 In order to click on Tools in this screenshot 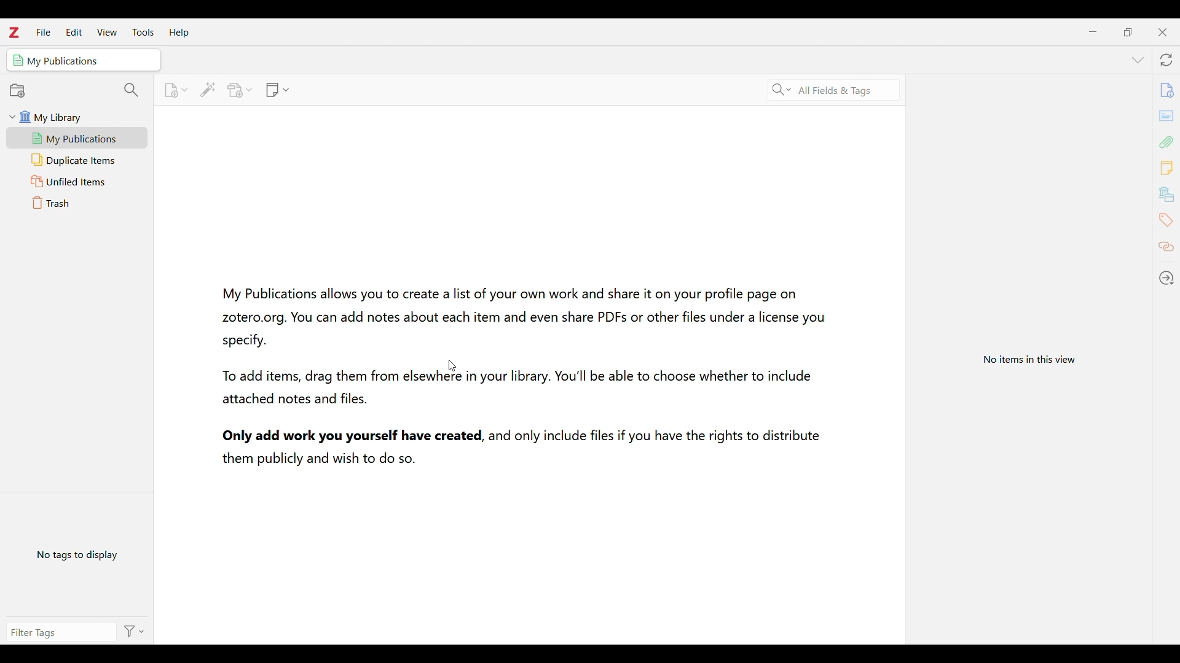, I will do `click(143, 32)`.